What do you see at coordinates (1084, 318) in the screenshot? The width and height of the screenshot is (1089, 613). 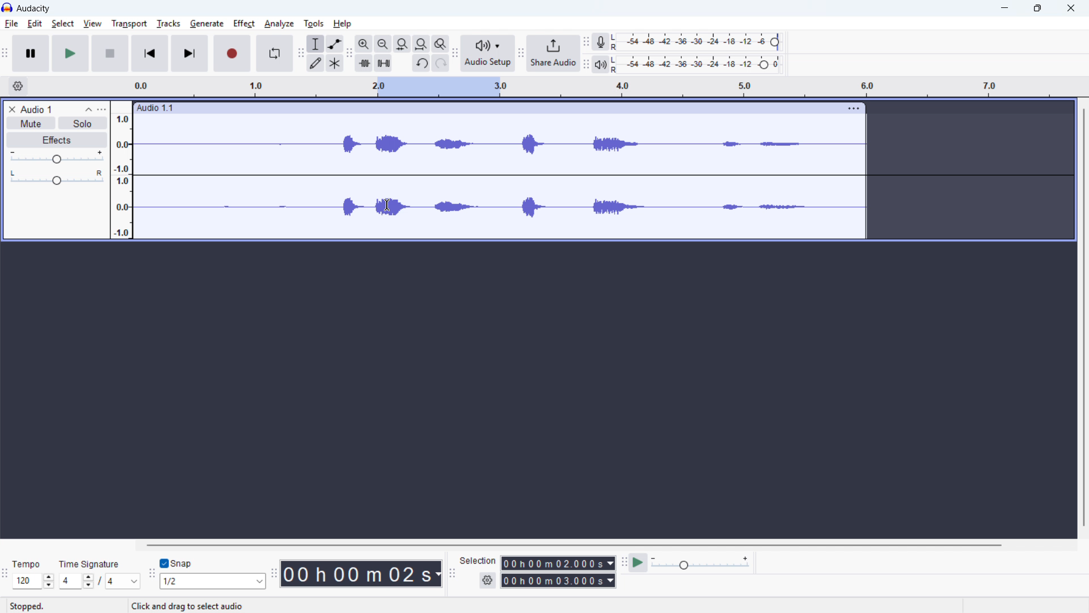 I see `Vertical scroll bar` at bounding box center [1084, 318].